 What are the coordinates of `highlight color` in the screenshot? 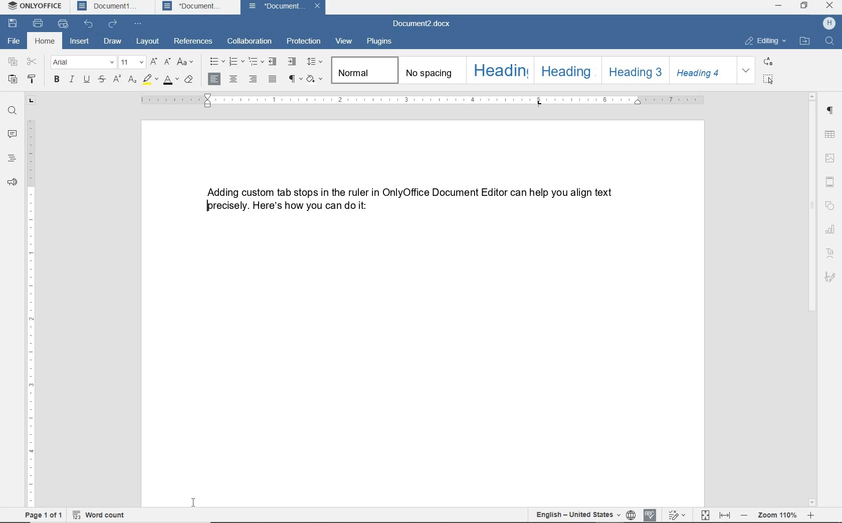 It's located at (150, 80).